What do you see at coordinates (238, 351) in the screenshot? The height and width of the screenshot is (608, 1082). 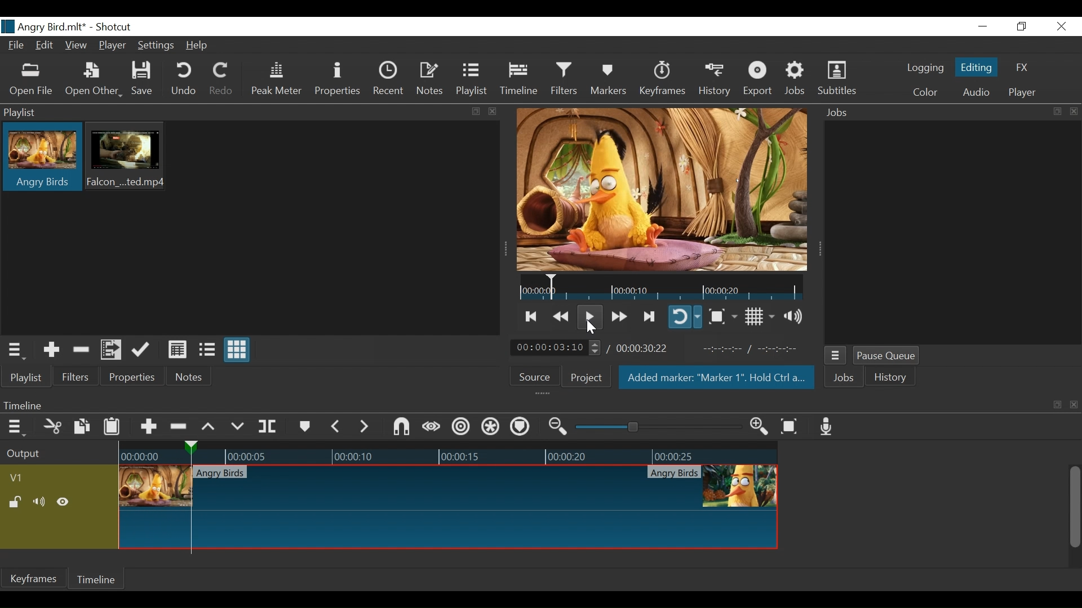 I see `View as icons` at bounding box center [238, 351].